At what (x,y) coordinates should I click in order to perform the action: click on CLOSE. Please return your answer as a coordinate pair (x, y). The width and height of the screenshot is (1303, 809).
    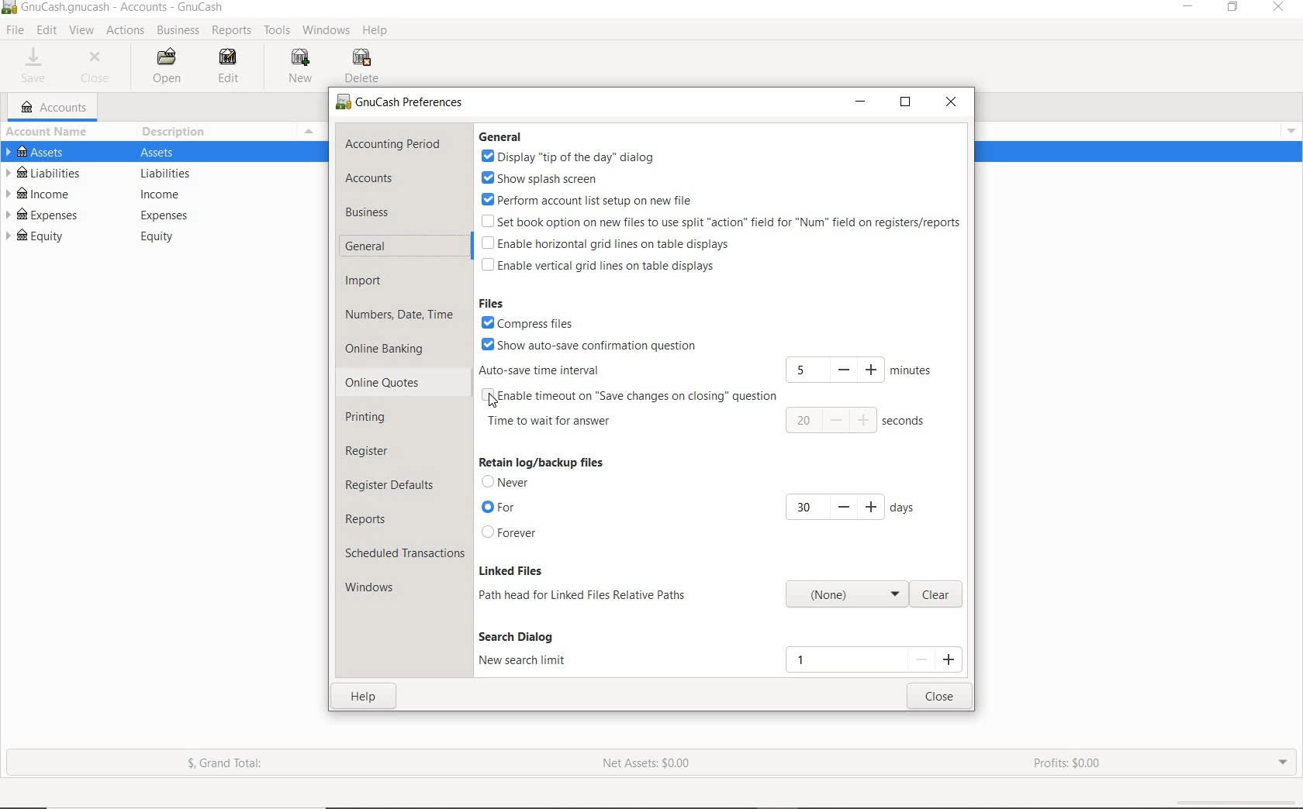
    Looking at the image, I should click on (95, 68).